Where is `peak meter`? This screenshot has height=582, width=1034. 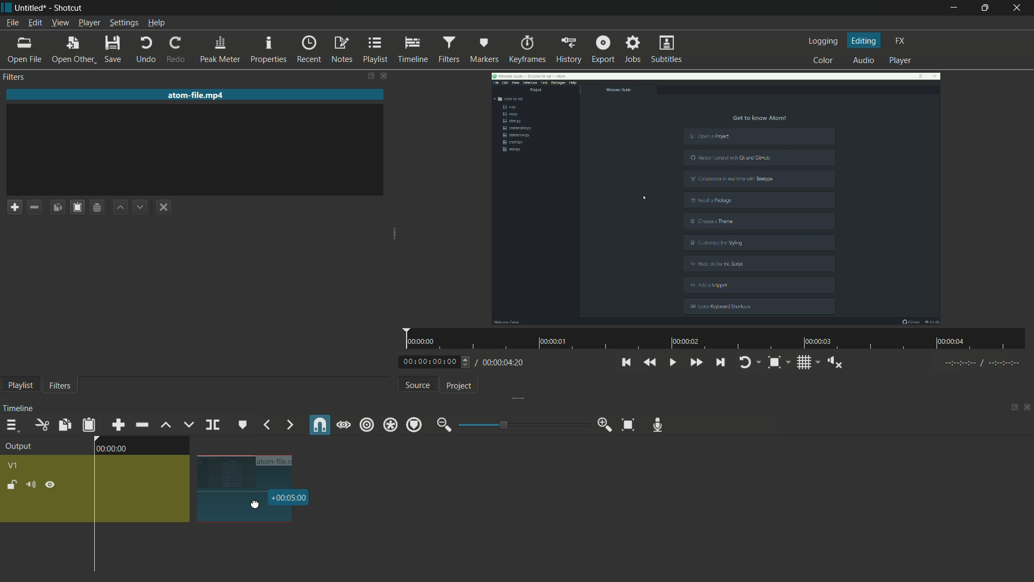 peak meter is located at coordinates (219, 49).